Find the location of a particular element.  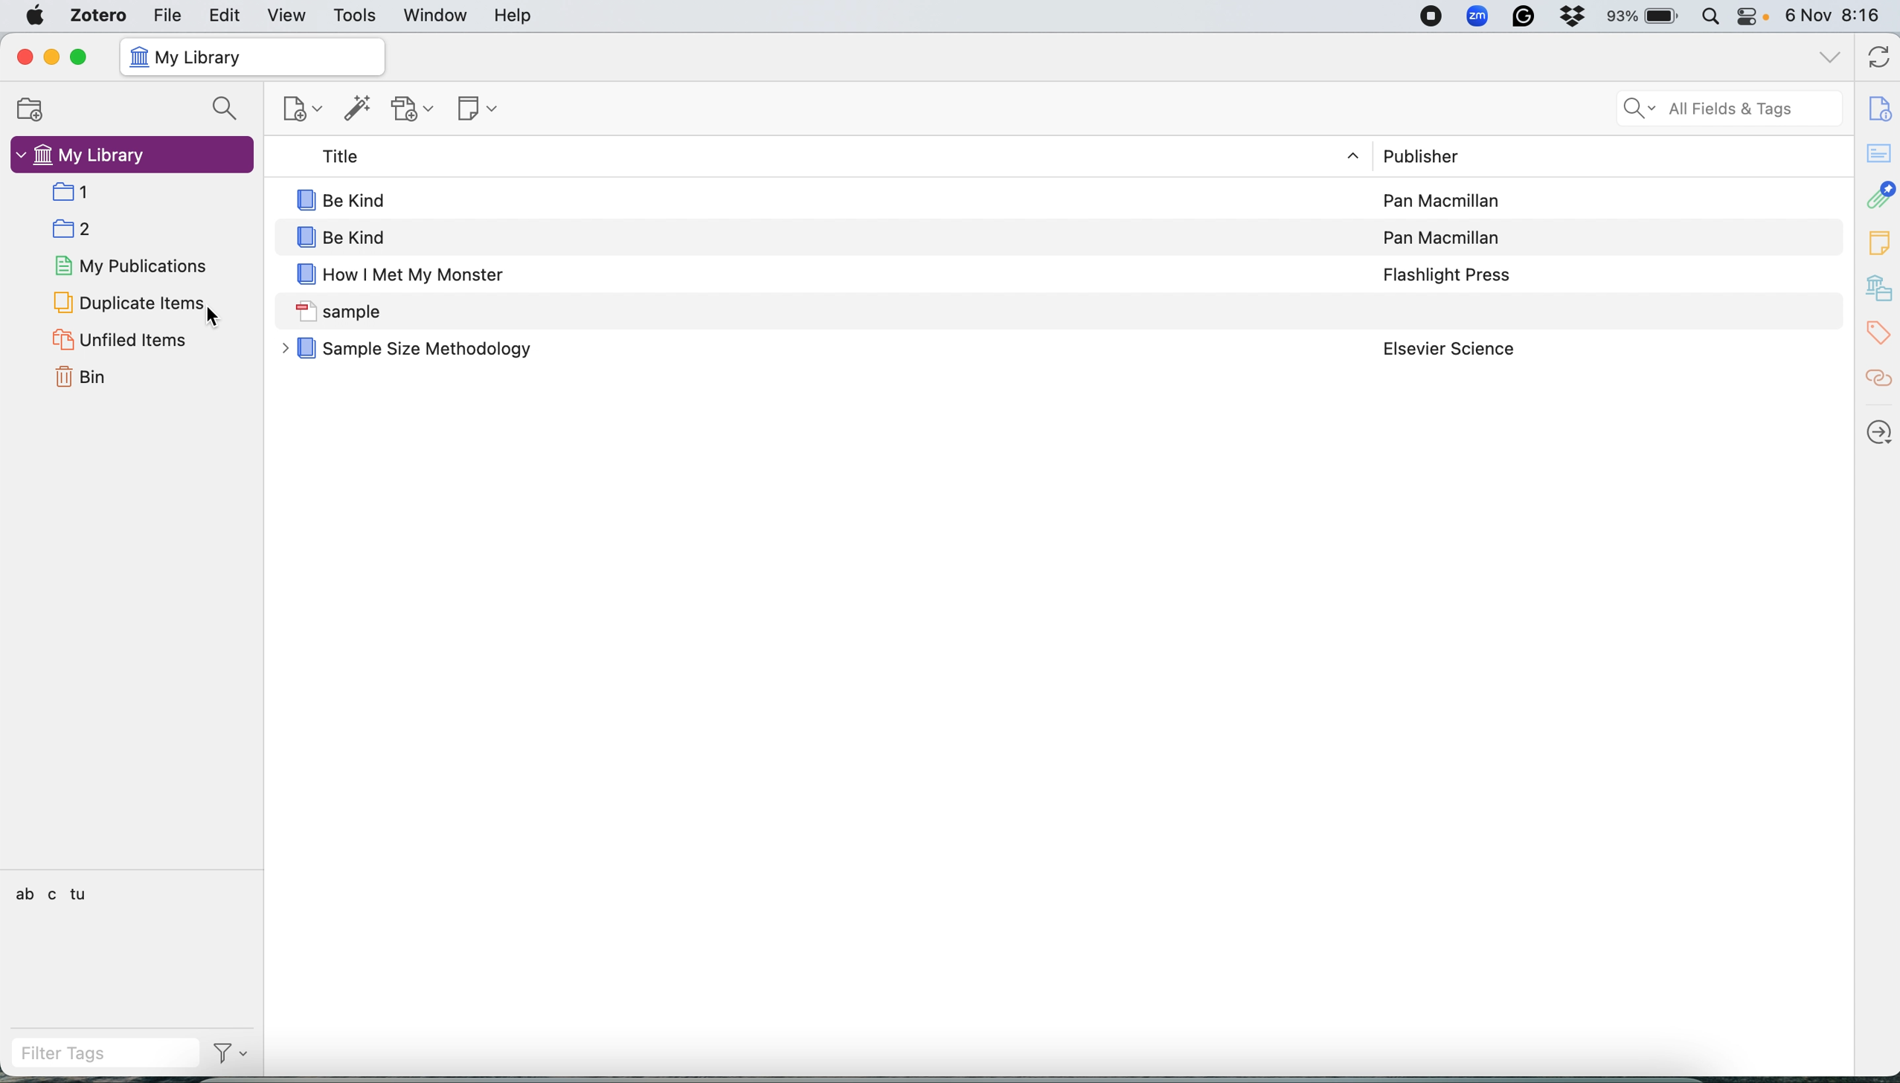

bin is located at coordinates (81, 376).